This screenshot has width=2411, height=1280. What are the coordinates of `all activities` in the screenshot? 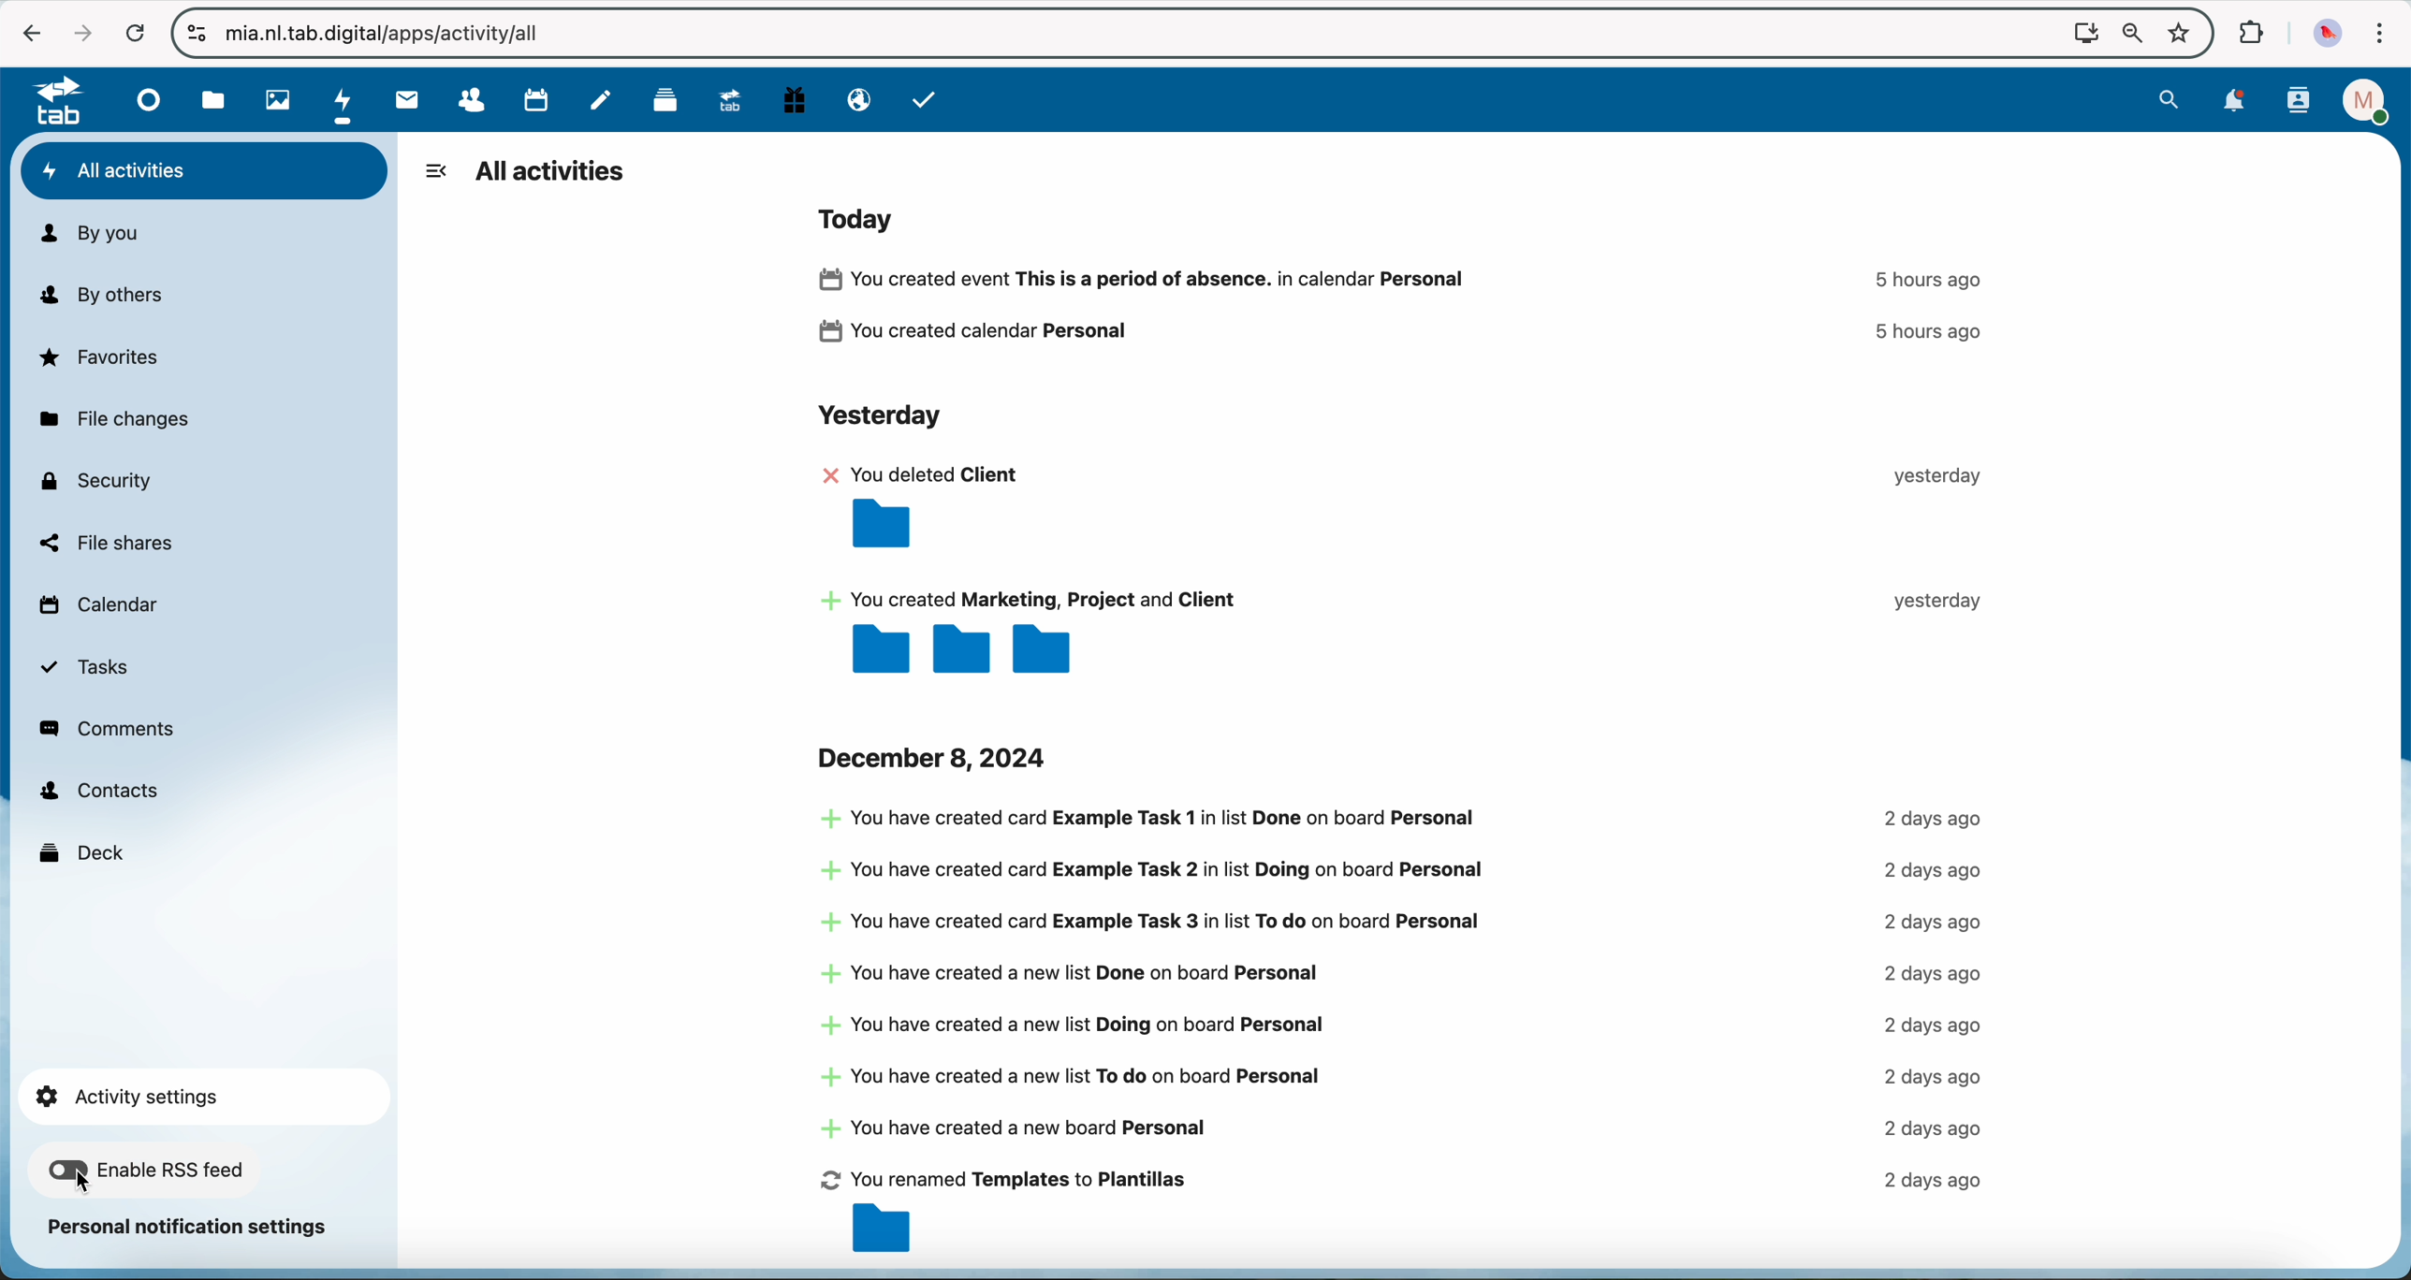 It's located at (551, 173).